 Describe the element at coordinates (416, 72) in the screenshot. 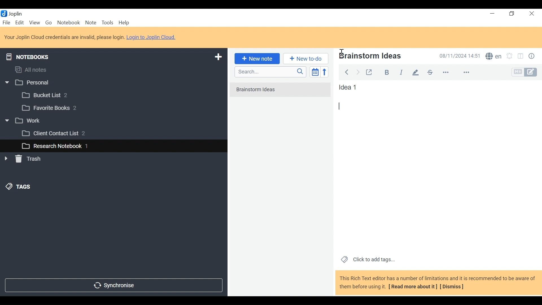

I see `pen` at that location.